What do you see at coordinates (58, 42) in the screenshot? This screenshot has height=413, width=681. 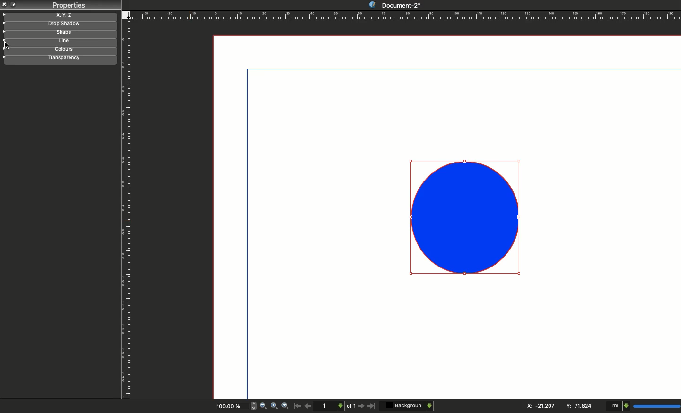 I see `Line` at bounding box center [58, 42].